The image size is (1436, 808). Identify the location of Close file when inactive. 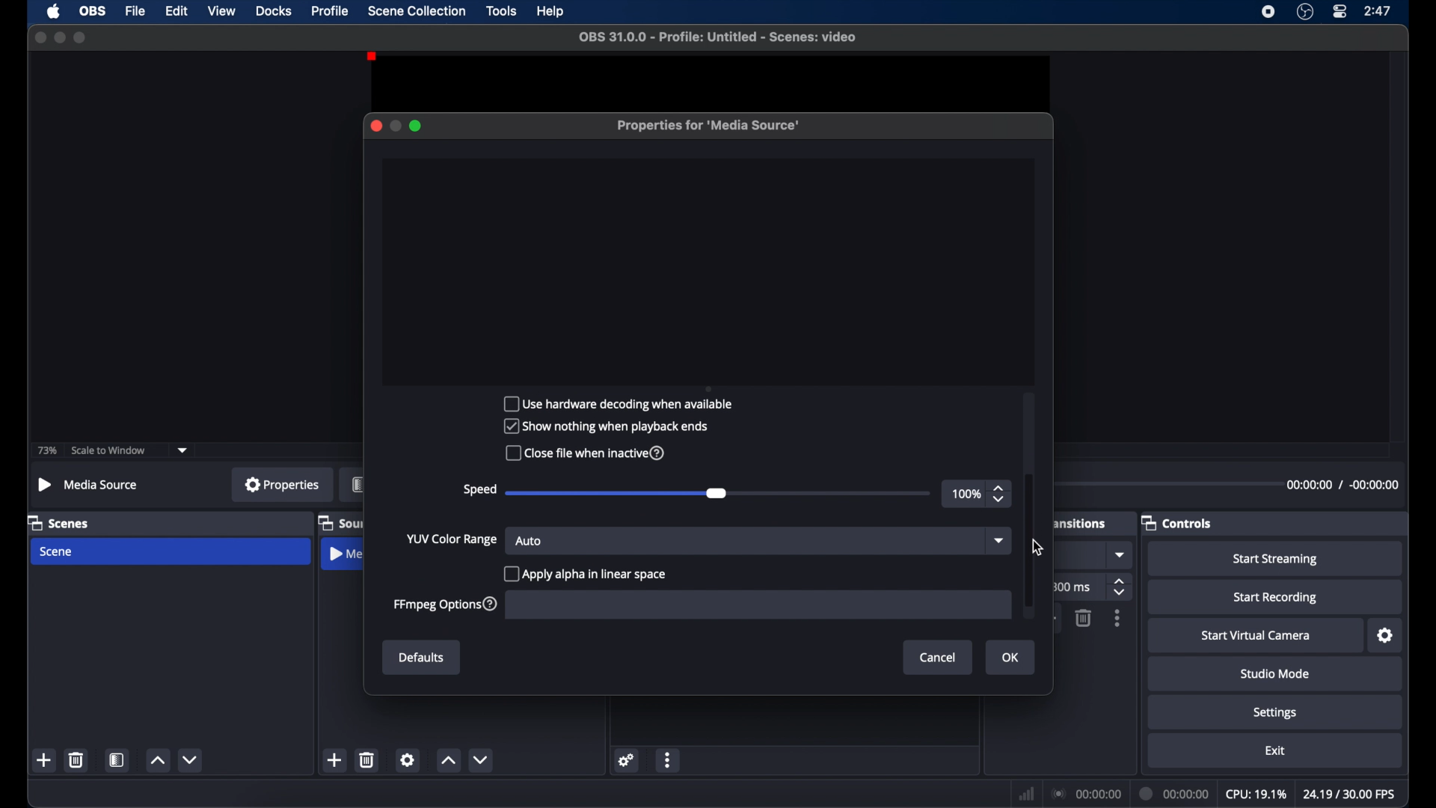
(592, 453).